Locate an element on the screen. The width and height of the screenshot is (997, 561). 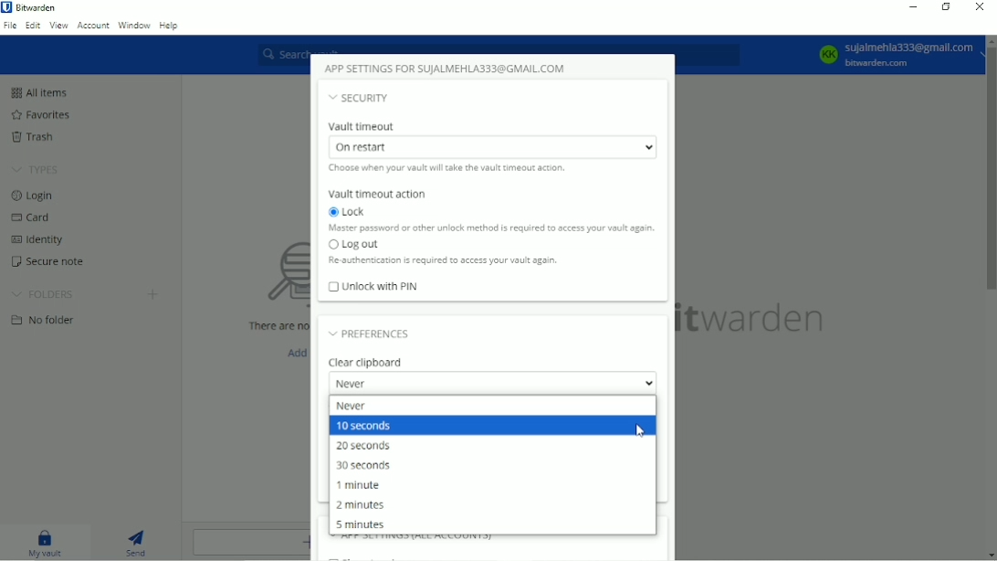
Minimize is located at coordinates (914, 6).